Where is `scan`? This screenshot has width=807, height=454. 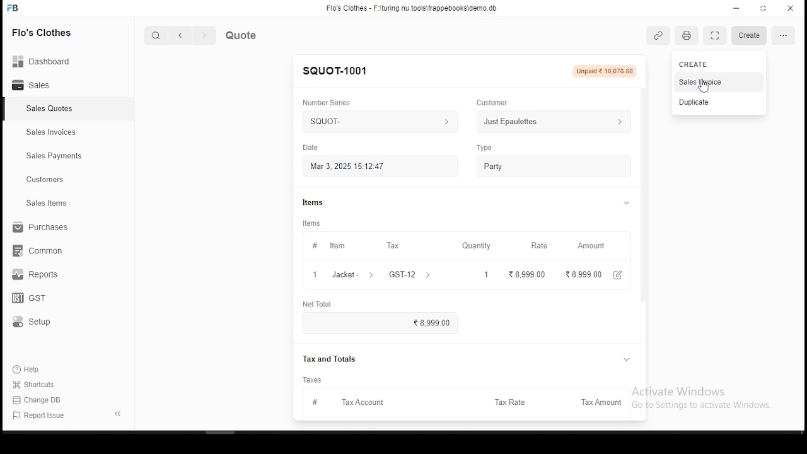
scan is located at coordinates (716, 37).